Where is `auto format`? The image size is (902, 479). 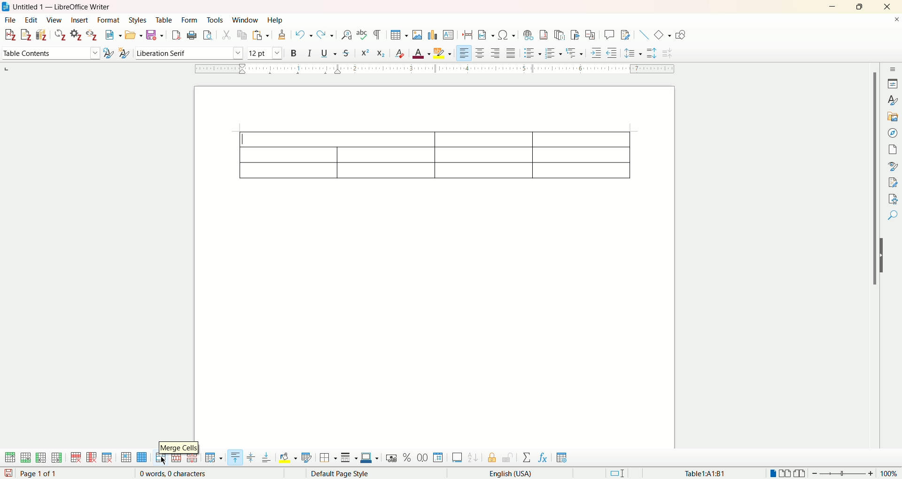
auto format is located at coordinates (307, 458).